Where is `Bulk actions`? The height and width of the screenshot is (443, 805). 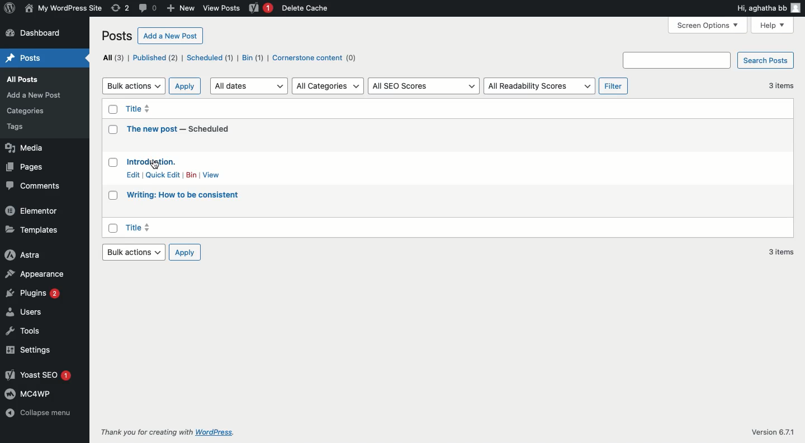 Bulk actions is located at coordinates (133, 86).